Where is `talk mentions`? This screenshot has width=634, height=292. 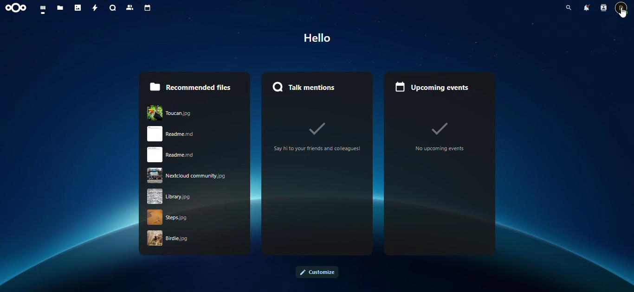 talk mentions is located at coordinates (312, 86).